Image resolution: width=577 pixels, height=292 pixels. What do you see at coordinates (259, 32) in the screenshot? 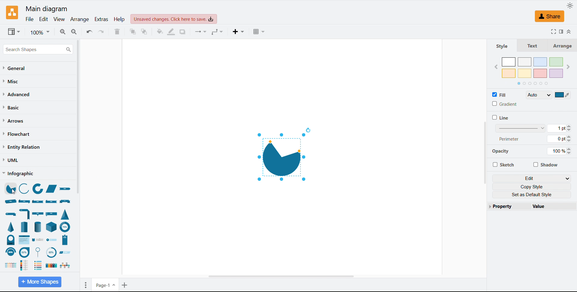
I see `Table ` at bounding box center [259, 32].